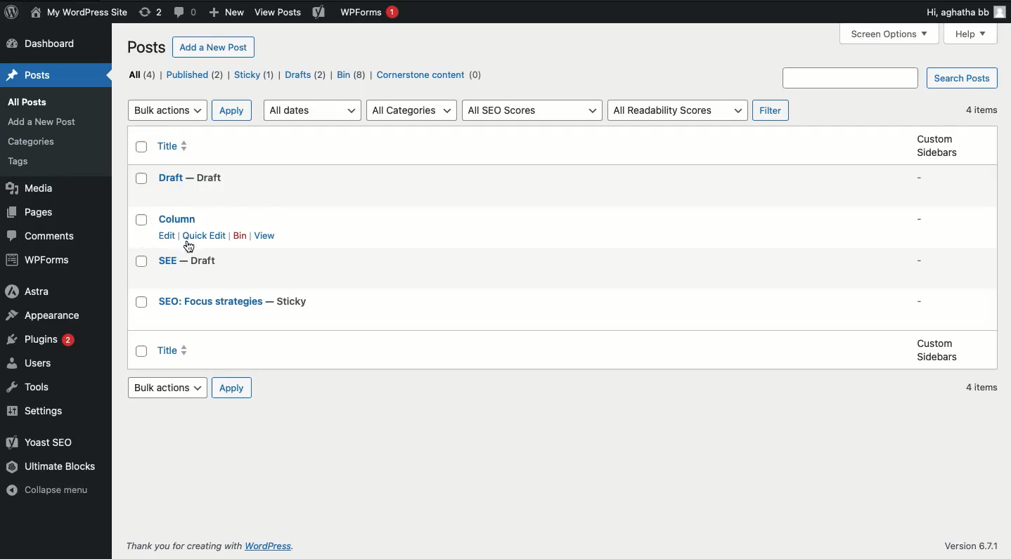  What do you see at coordinates (371, 13) in the screenshot?
I see `WPForms` at bounding box center [371, 13].